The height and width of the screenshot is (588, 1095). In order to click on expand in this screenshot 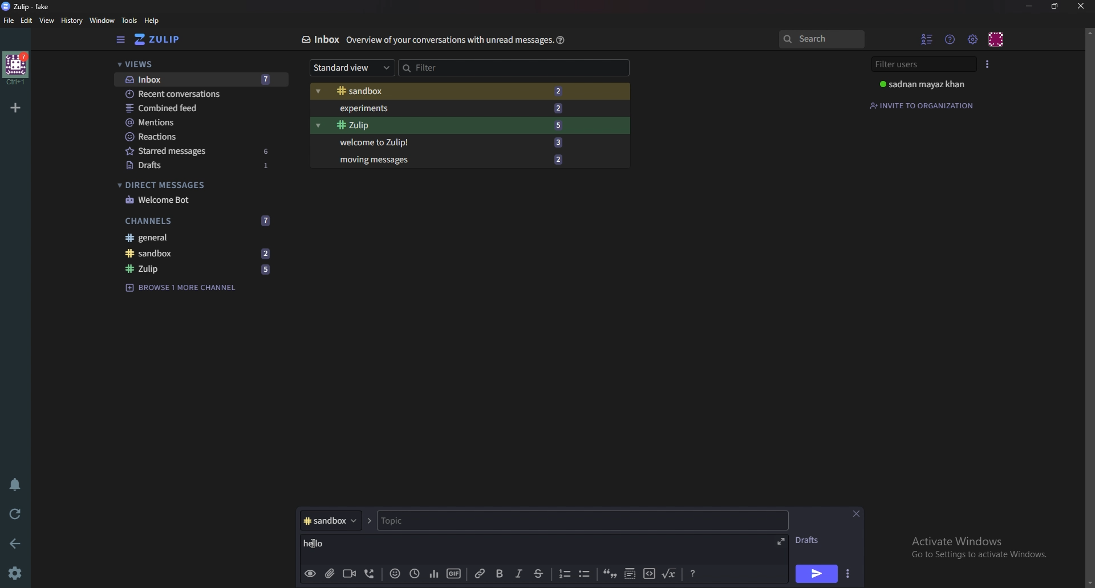, I will do `click(782, 542)`.